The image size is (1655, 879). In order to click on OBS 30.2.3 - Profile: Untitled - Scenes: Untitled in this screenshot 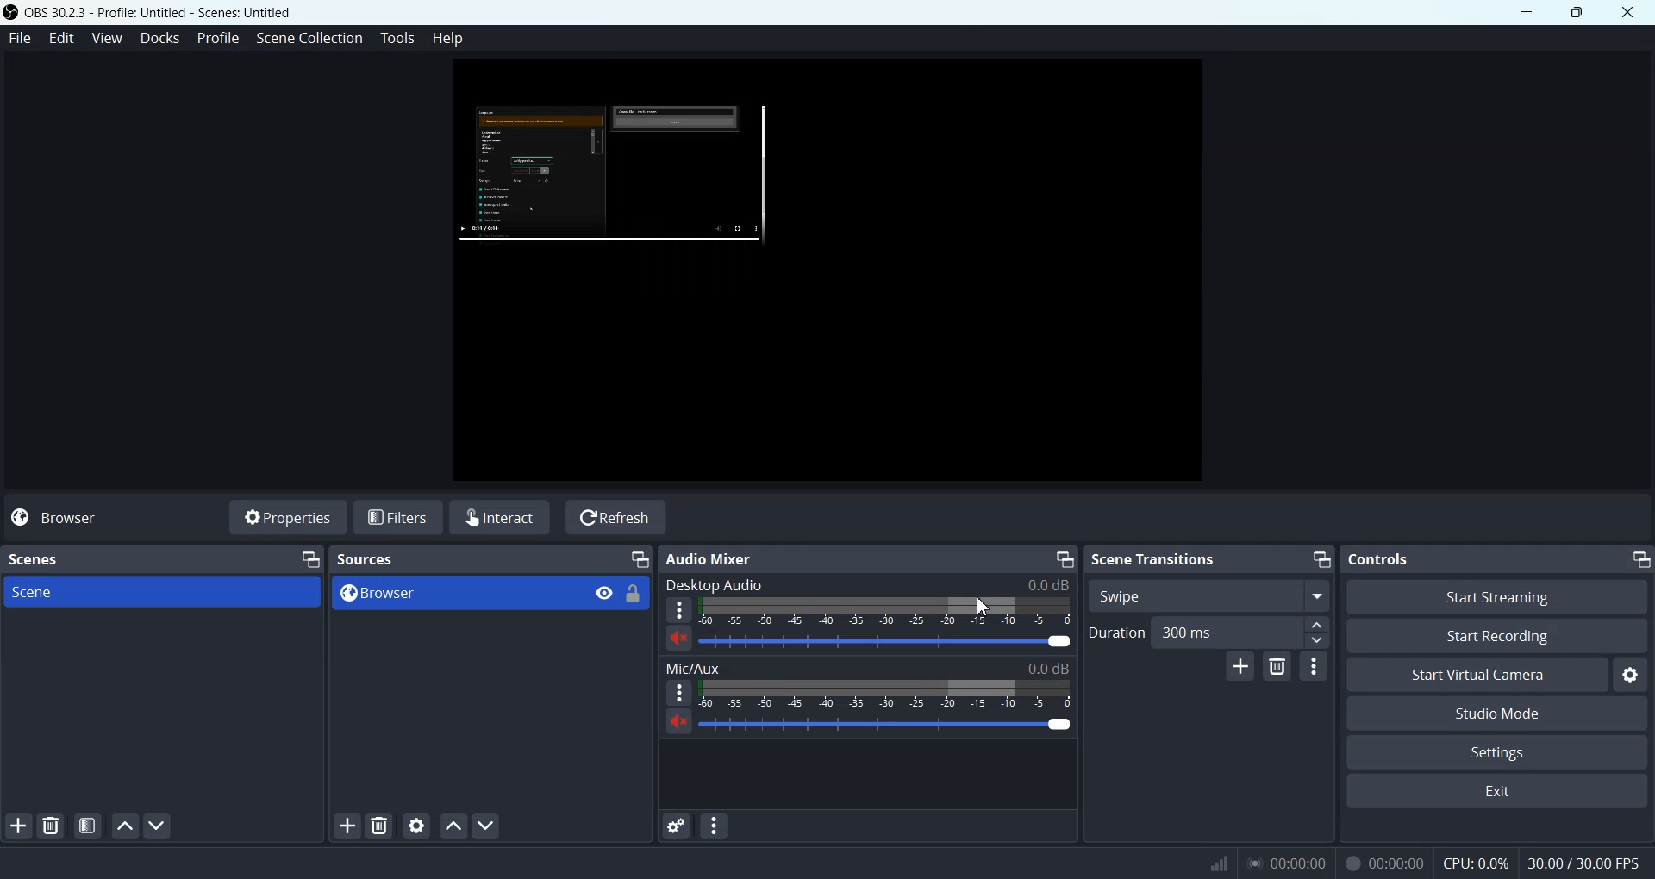, I will do `click(151, 13)`.